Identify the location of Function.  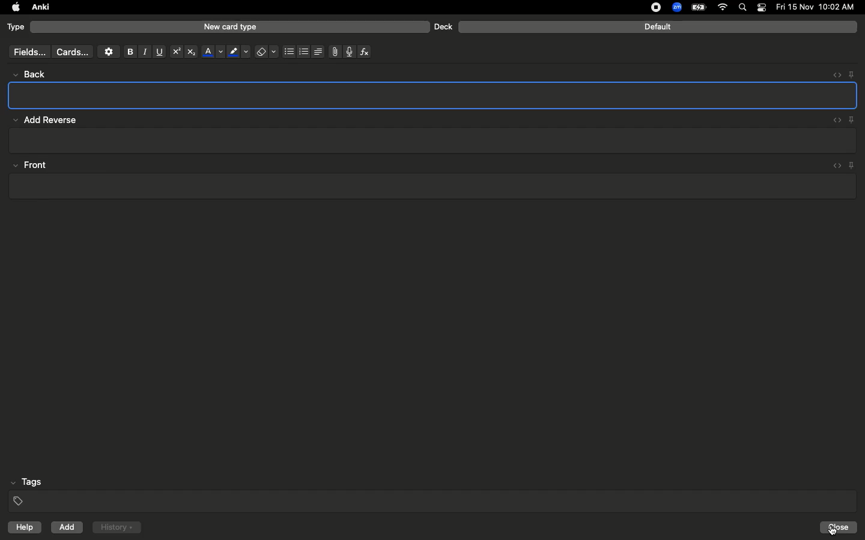
(365, 52).